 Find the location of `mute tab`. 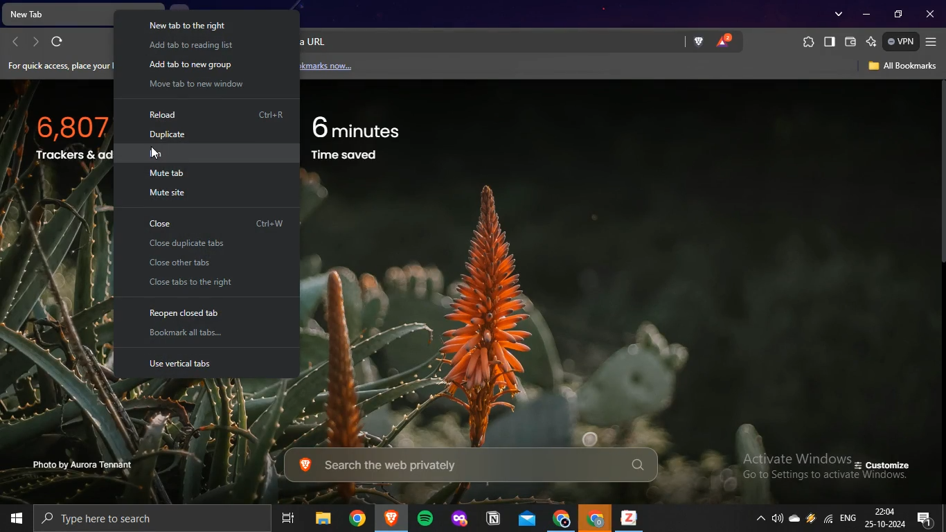

mute tab is located at coordinates (169, 172).